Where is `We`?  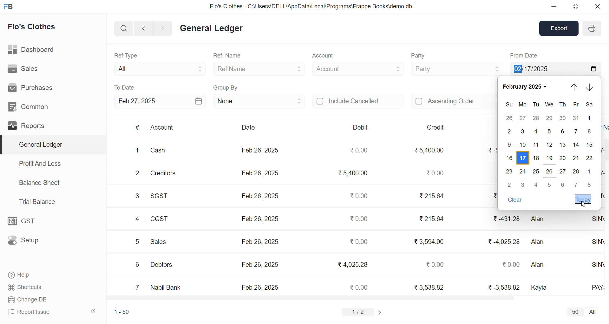
We is located at coordinates (549, 105).